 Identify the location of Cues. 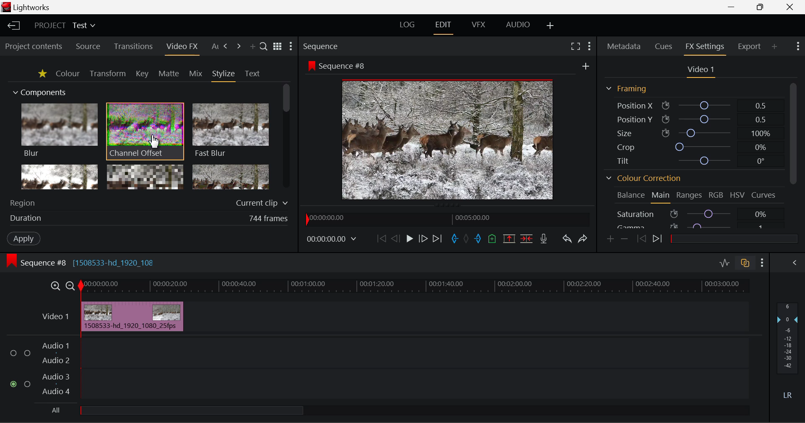
(663, 46).